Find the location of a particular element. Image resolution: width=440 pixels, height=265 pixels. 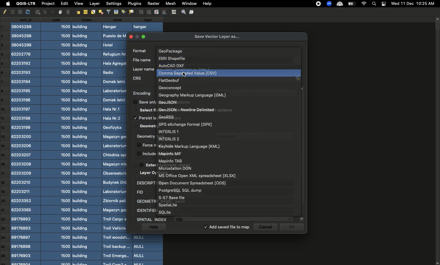

Align Bottom is located at coordinates (124, 12).